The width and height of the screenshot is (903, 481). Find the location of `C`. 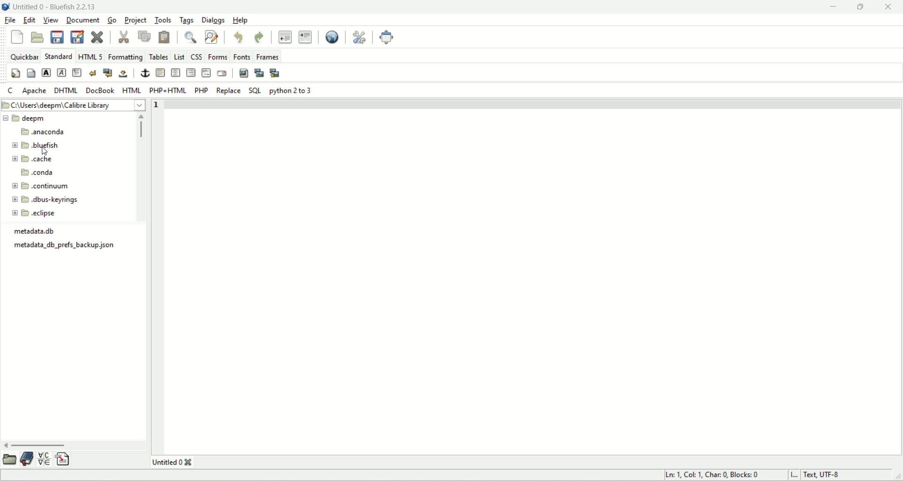

C is located at coordinates (10, 91).